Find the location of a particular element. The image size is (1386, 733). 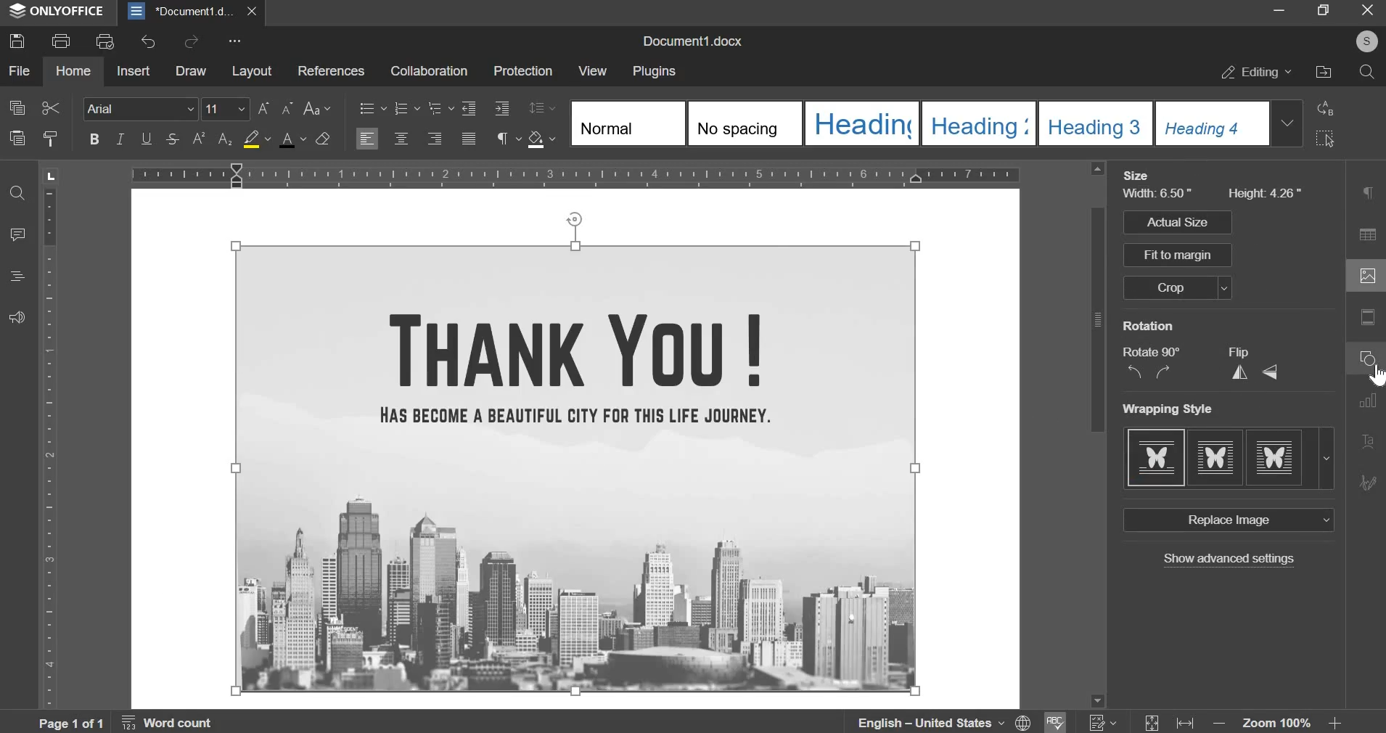

scrollbar is located at coordinates (1096, 432).